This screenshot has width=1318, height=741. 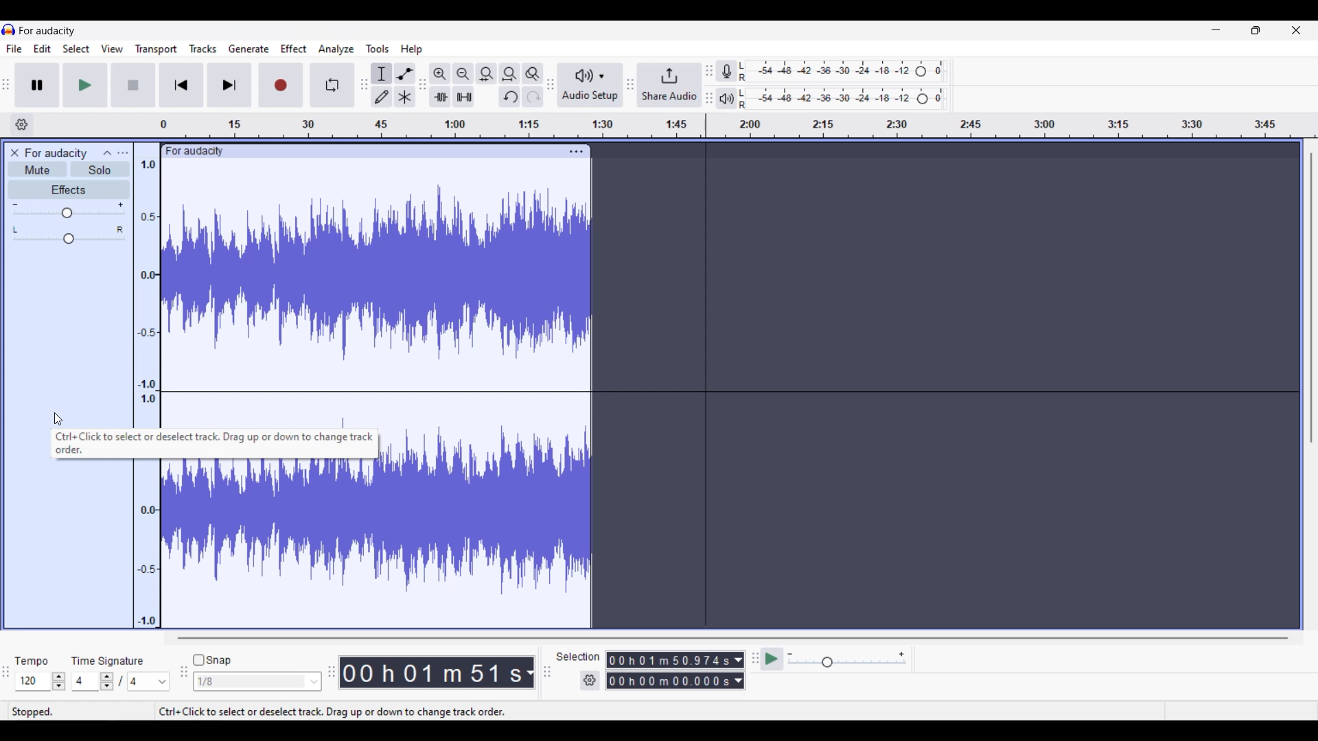 I want to click on Silence audio selection , so click(x=463, y=97).